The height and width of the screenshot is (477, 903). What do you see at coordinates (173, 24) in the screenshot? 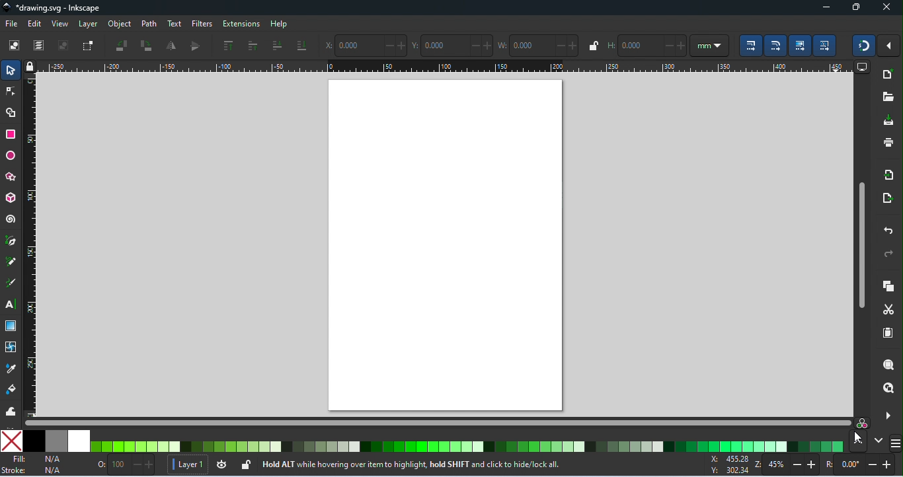
I see `text` at bounding box center [173, 24].